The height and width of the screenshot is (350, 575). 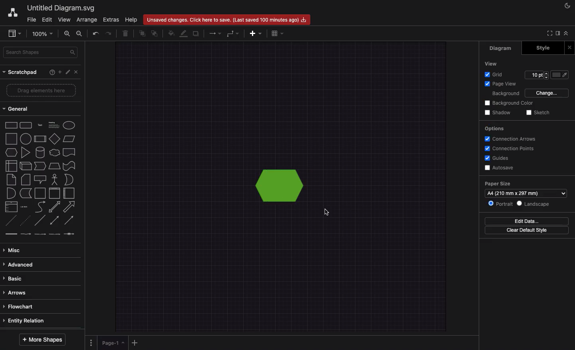 I want to click on Waypoints, so click(x=234, y=34).